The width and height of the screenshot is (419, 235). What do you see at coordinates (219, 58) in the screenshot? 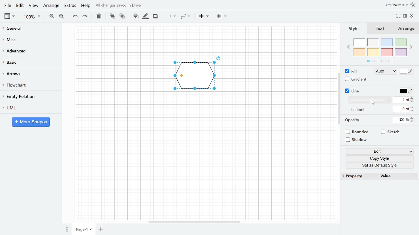
I see `Rotate` at bounding box center [219, 58].